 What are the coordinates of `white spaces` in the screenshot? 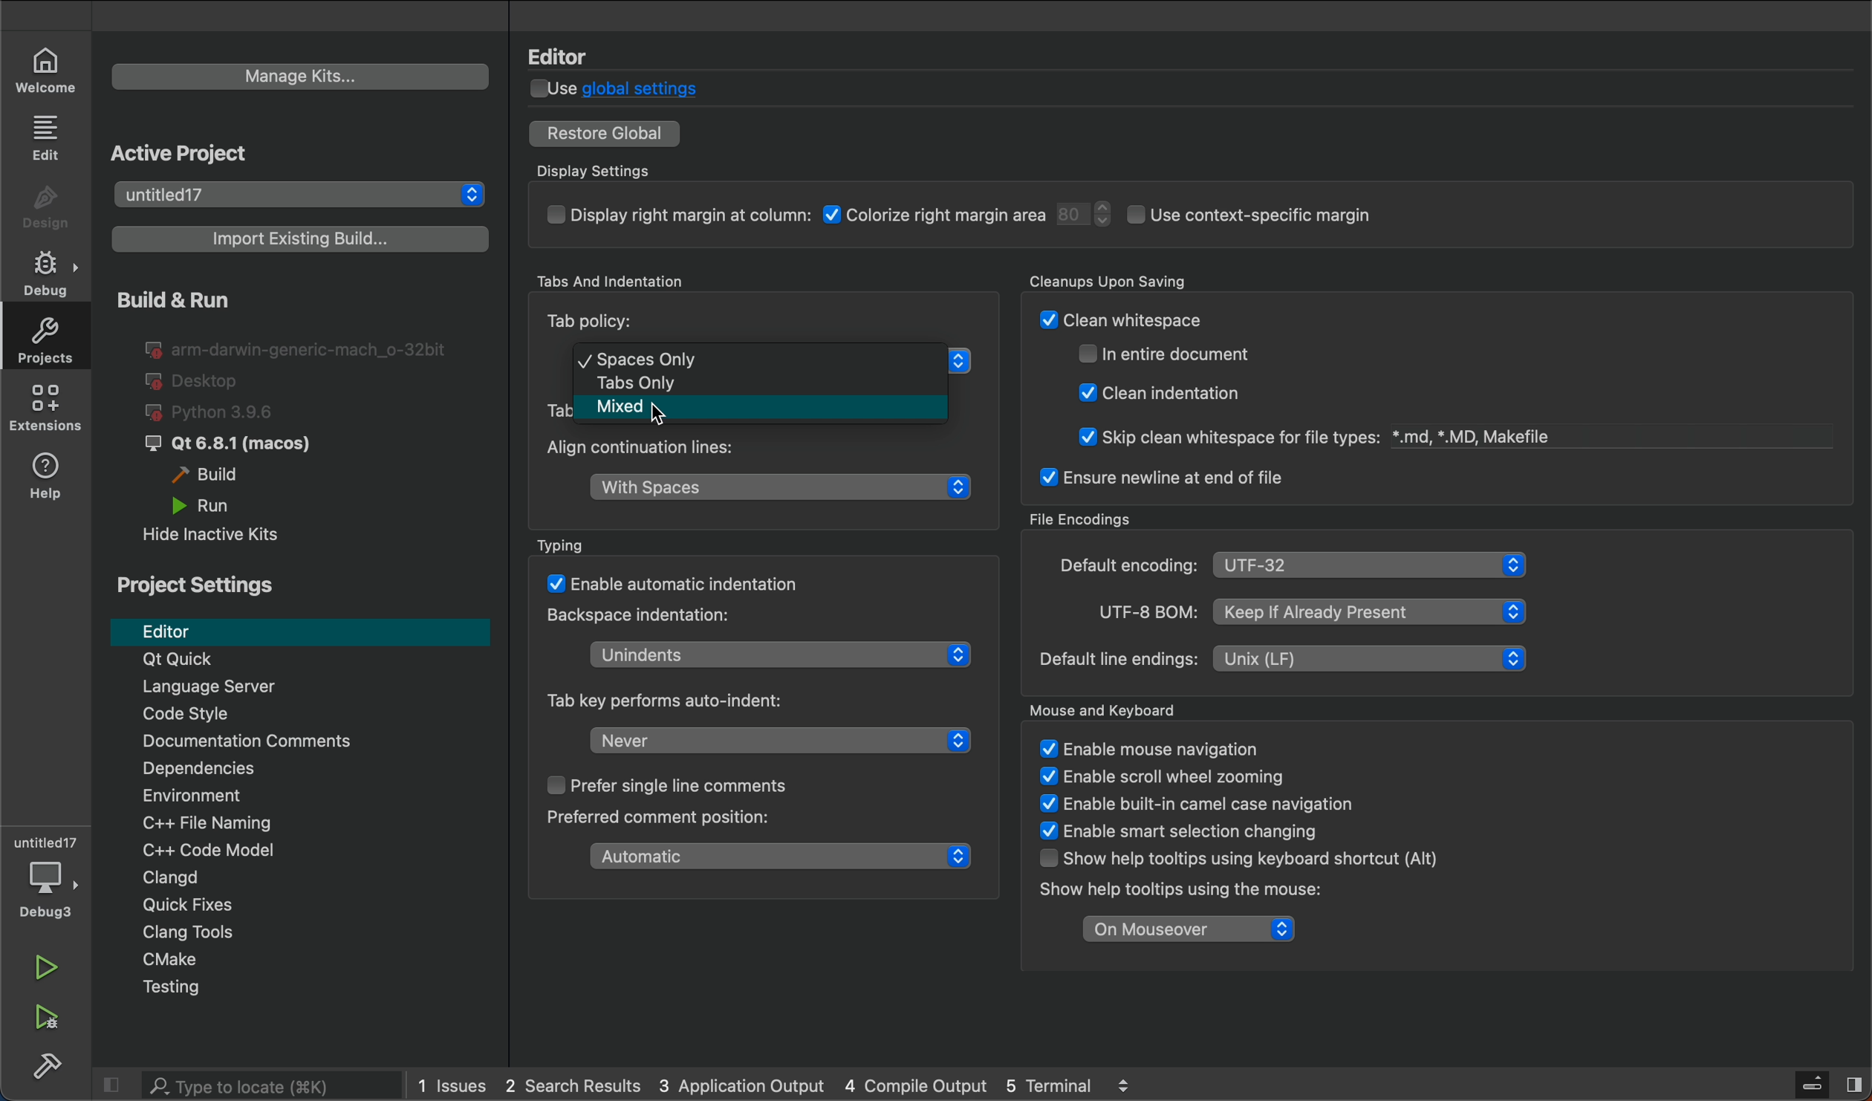 It's located at (781, 491).